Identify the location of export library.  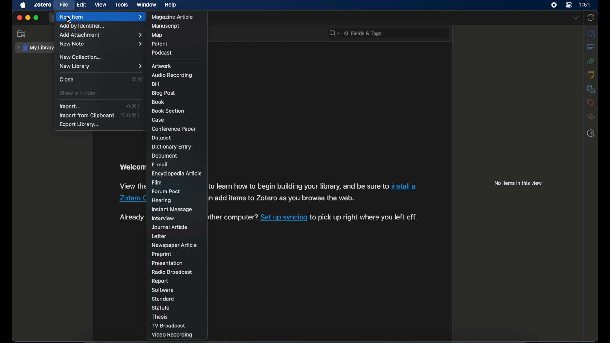
(79, 124).